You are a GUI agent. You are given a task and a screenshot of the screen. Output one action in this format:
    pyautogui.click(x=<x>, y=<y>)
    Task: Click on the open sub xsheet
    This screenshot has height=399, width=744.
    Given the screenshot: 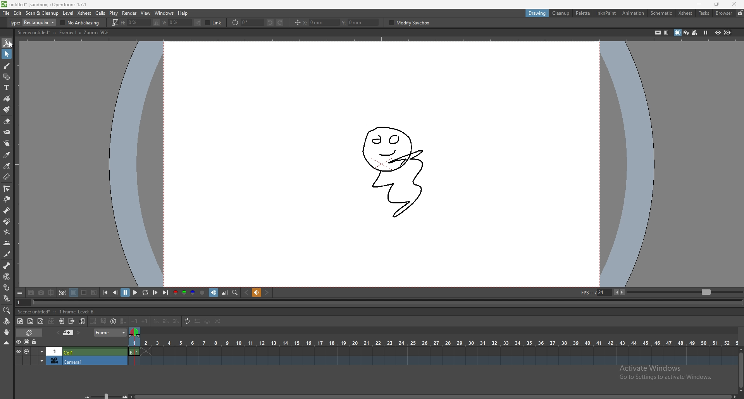 What is the action you would take?
    pyautogui.click(x=62, y=321)
    